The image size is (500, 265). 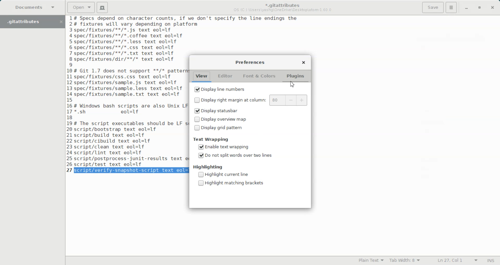 I want to click on Plugins, so click(x=295, y=75).